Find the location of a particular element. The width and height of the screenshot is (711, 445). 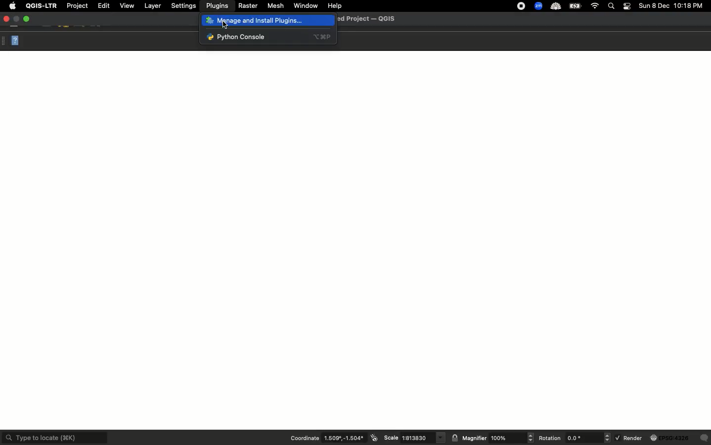

Raster is located at coordinates (248, 6).